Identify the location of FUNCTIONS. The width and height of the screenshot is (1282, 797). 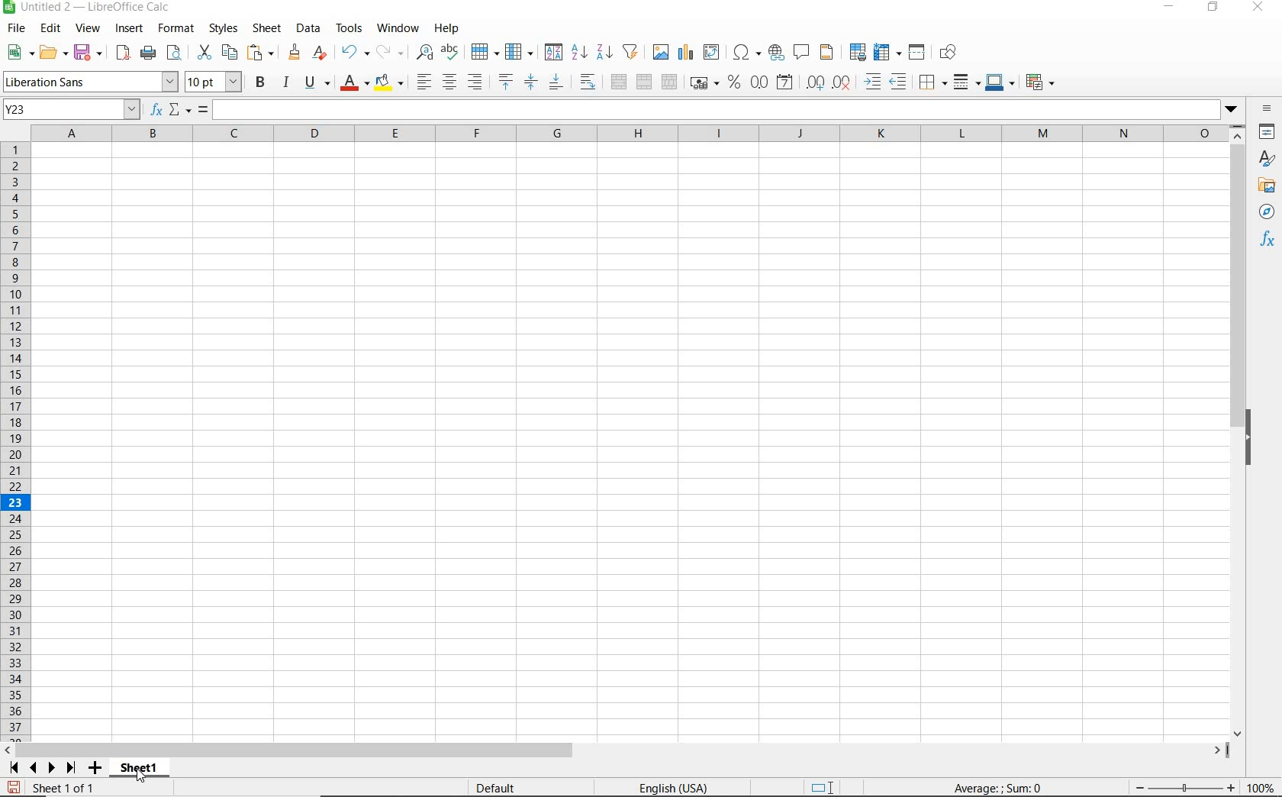
(1268, 241).